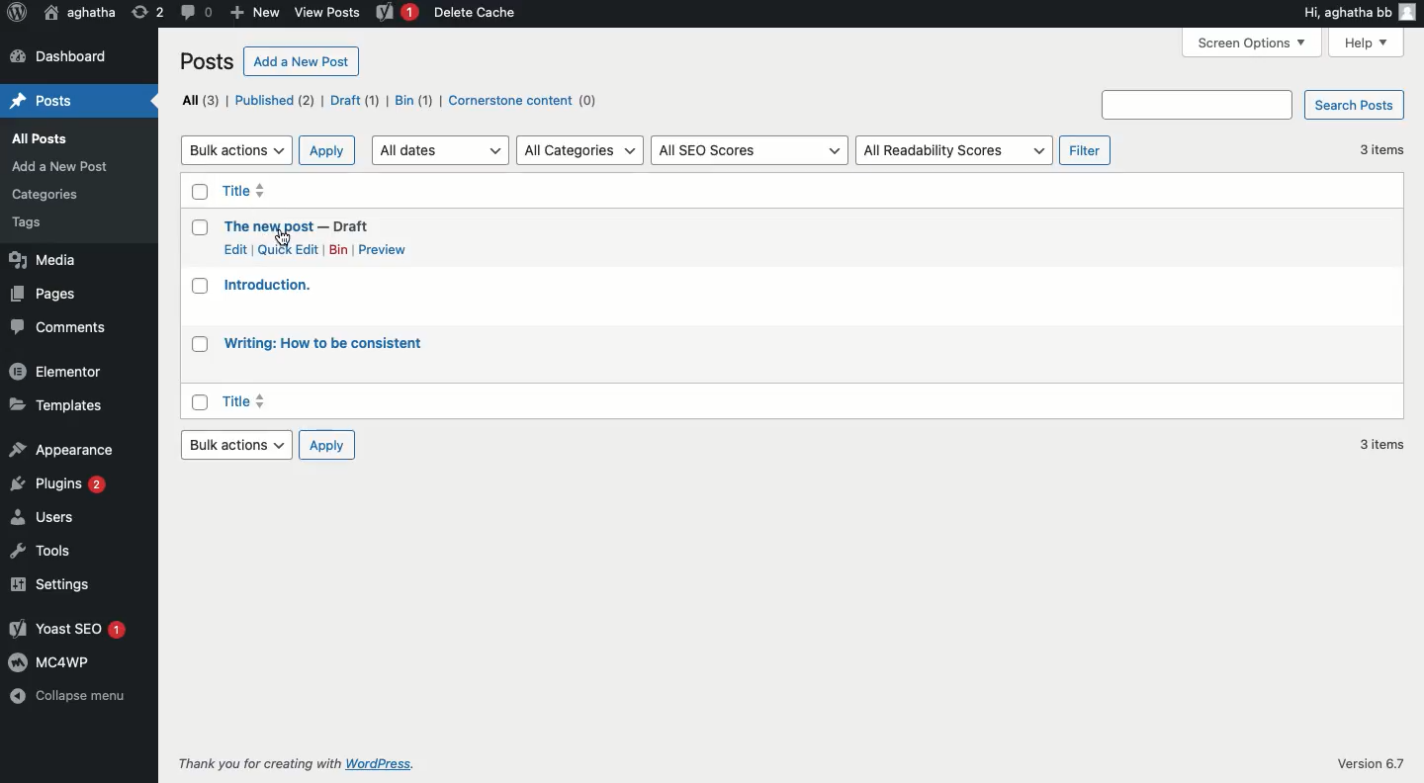  Describe the element at coordinates (58, 372) in the screenshot. I see `Elementor` at that location.